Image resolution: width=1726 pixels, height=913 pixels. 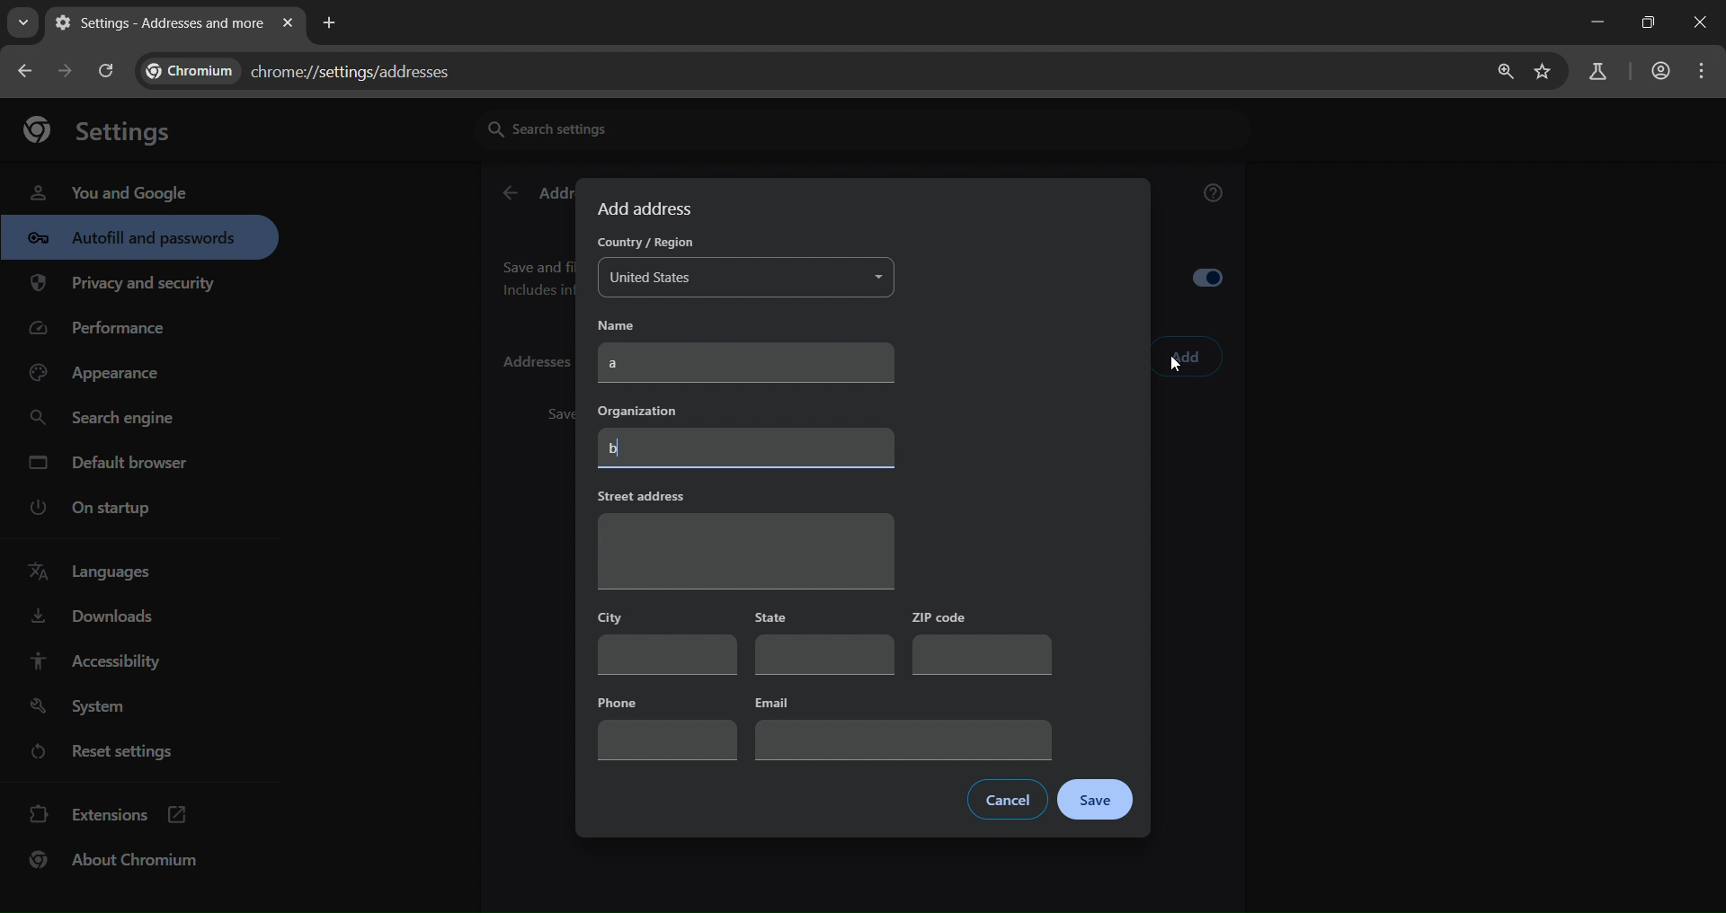 I want to click on zip code, so click(x=977, y=642).